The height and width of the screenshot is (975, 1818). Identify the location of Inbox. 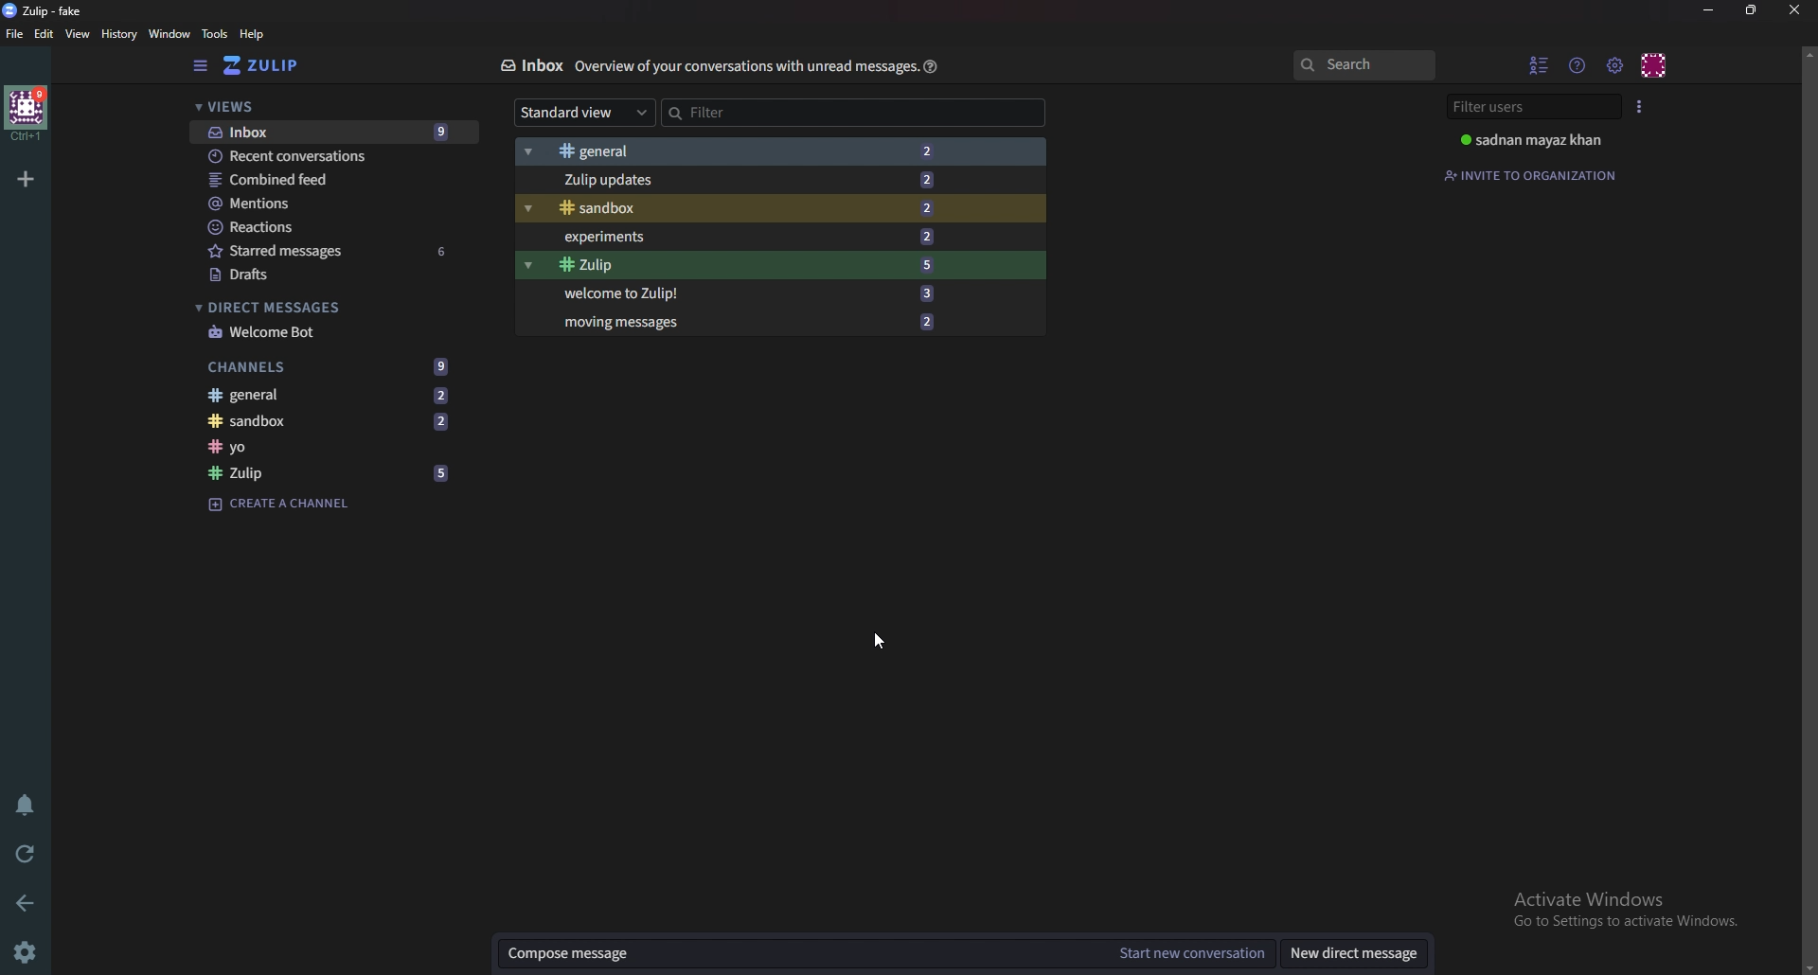
(531, 66).